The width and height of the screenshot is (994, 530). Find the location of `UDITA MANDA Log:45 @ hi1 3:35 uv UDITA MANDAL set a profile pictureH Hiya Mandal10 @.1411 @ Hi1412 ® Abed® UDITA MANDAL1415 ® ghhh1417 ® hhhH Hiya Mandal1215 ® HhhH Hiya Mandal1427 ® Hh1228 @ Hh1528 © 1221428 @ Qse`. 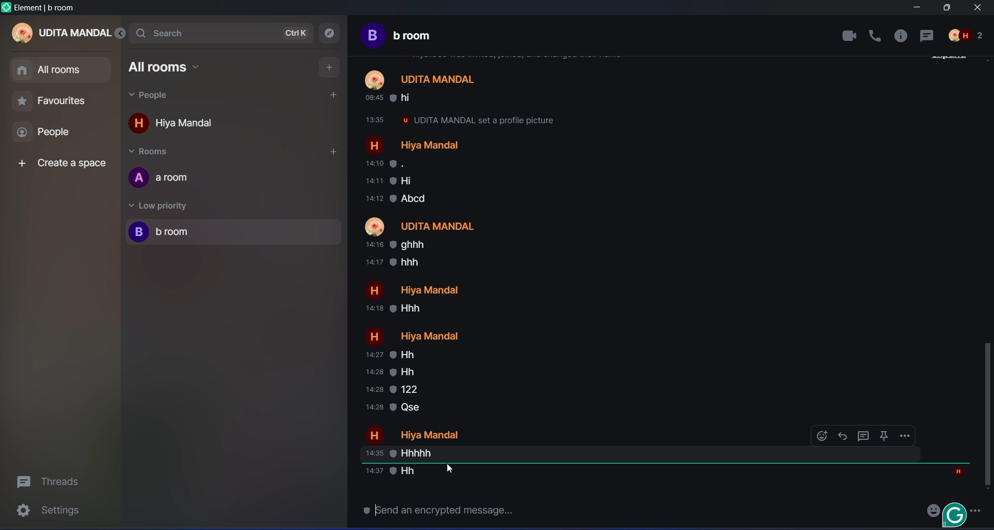

UDITA MANDA Log:45 @ hi1 3:35 uv UDITA MANDAL set a profile pictureH Hiya Mandal10 @.1411 @ Hi1412 ® Abed® UDITA MANDAL1415 ® ghhh1417 ® hhhH Hiya Mandal1215 ® HhhH Hiya Mandal1427 ® Hh1228 @ Hh1528 © 1221428 @ Qse is located at coordinates (457, 277).